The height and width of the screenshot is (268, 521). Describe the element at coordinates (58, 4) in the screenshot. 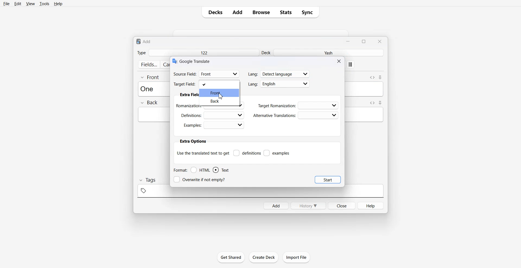

I see `Help` at that location.